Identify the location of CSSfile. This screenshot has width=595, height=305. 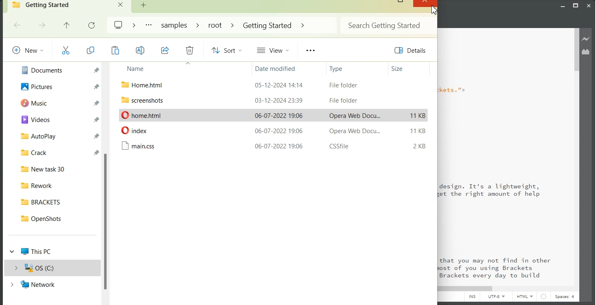
(341, 85).